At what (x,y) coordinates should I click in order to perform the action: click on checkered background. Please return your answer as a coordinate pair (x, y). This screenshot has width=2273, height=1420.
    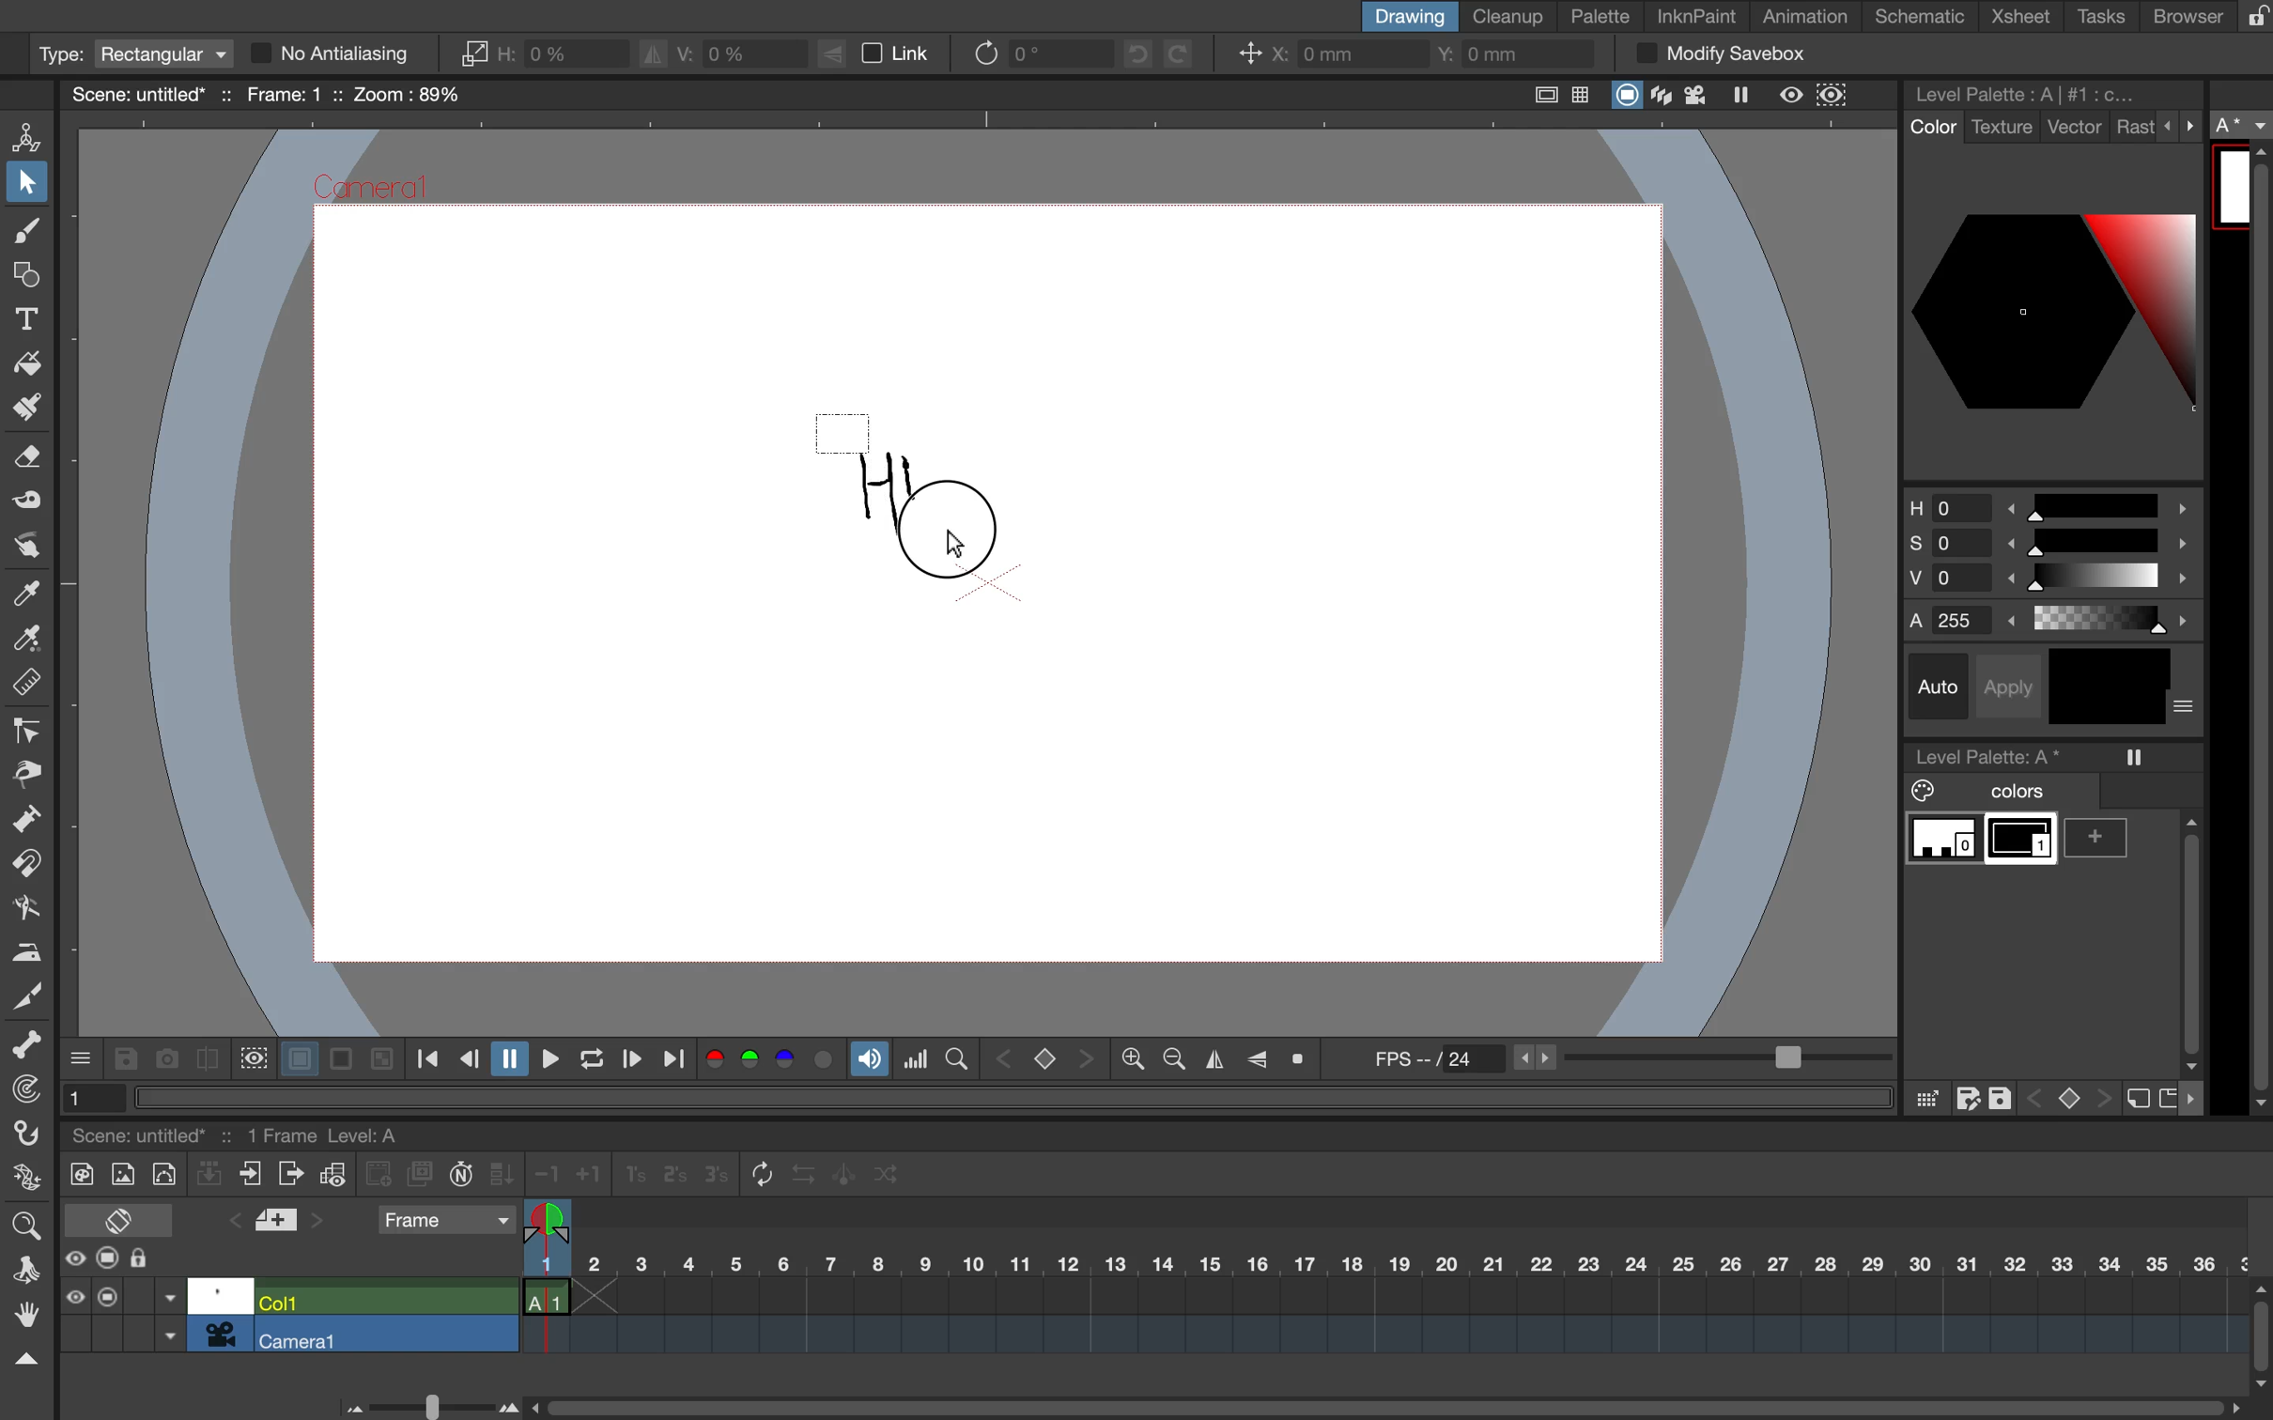
    Looking at the image, I should click on (379, 1057).